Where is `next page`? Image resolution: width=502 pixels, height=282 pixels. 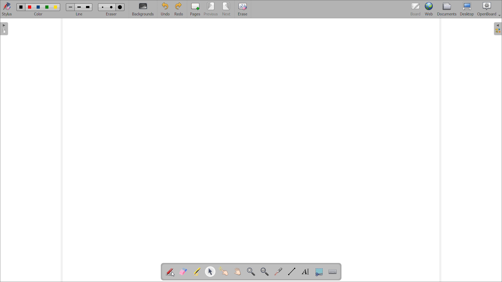 next page is located at coordinates (227, 9).